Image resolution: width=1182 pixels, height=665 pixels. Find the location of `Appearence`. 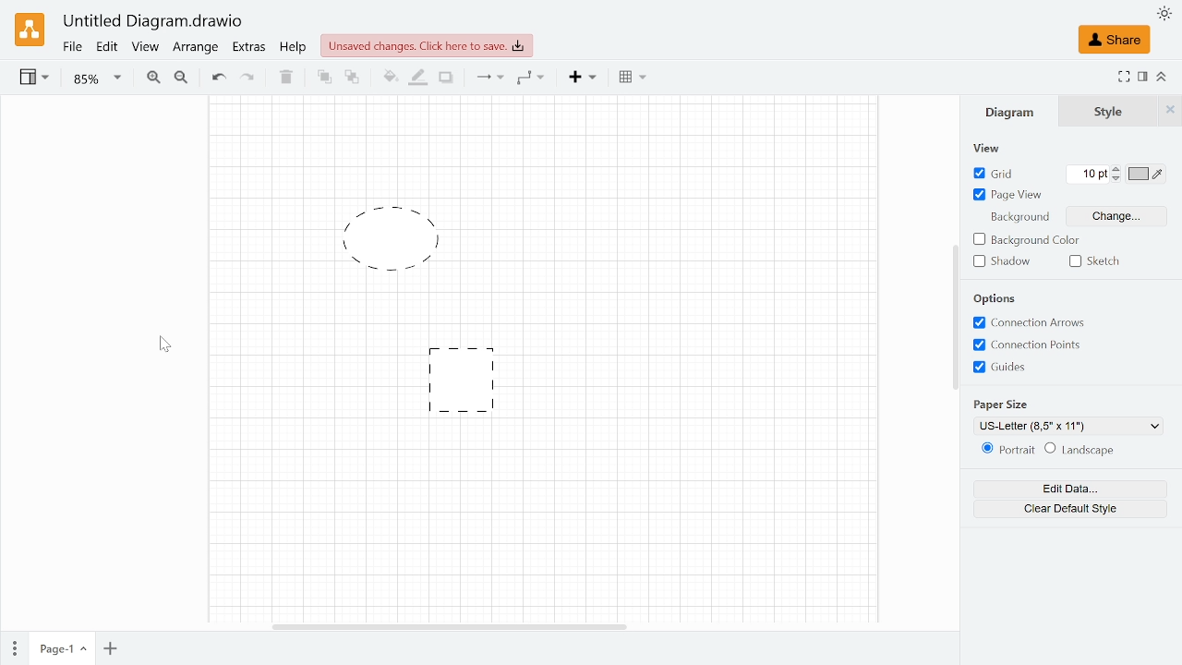

Appearence is located at coordinates (1164, 13).